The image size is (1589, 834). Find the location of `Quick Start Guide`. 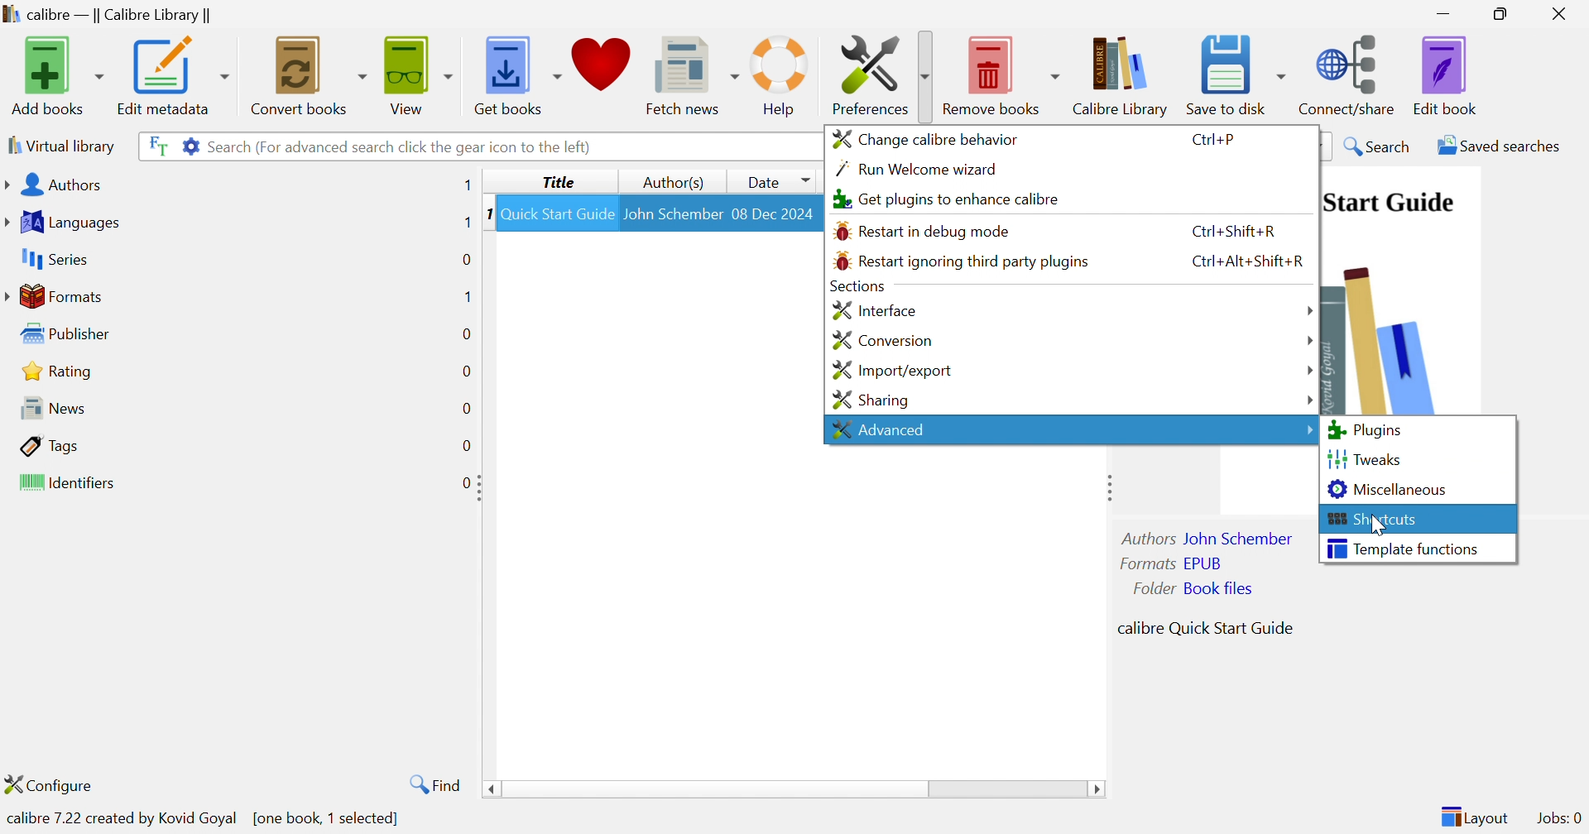

Quick Start Guide is located at coordinates (557, 213).